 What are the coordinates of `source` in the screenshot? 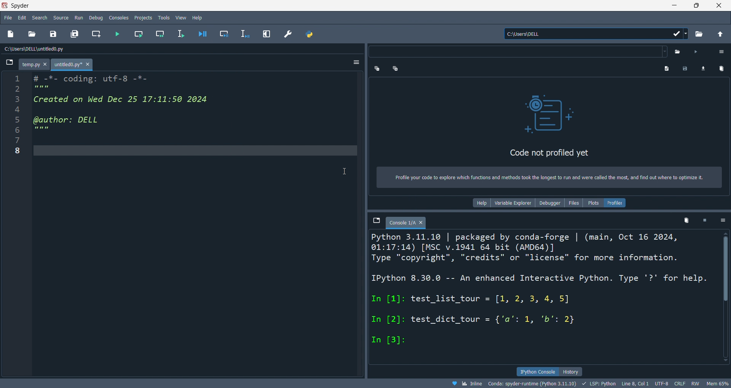 It's located at (61, 17).